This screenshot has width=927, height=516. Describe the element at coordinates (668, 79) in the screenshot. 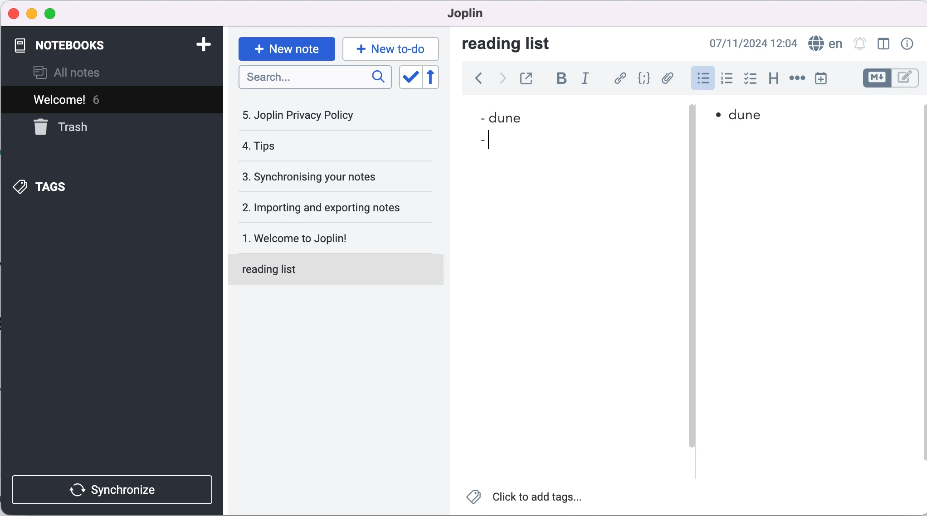

I see `attach file` at that location.